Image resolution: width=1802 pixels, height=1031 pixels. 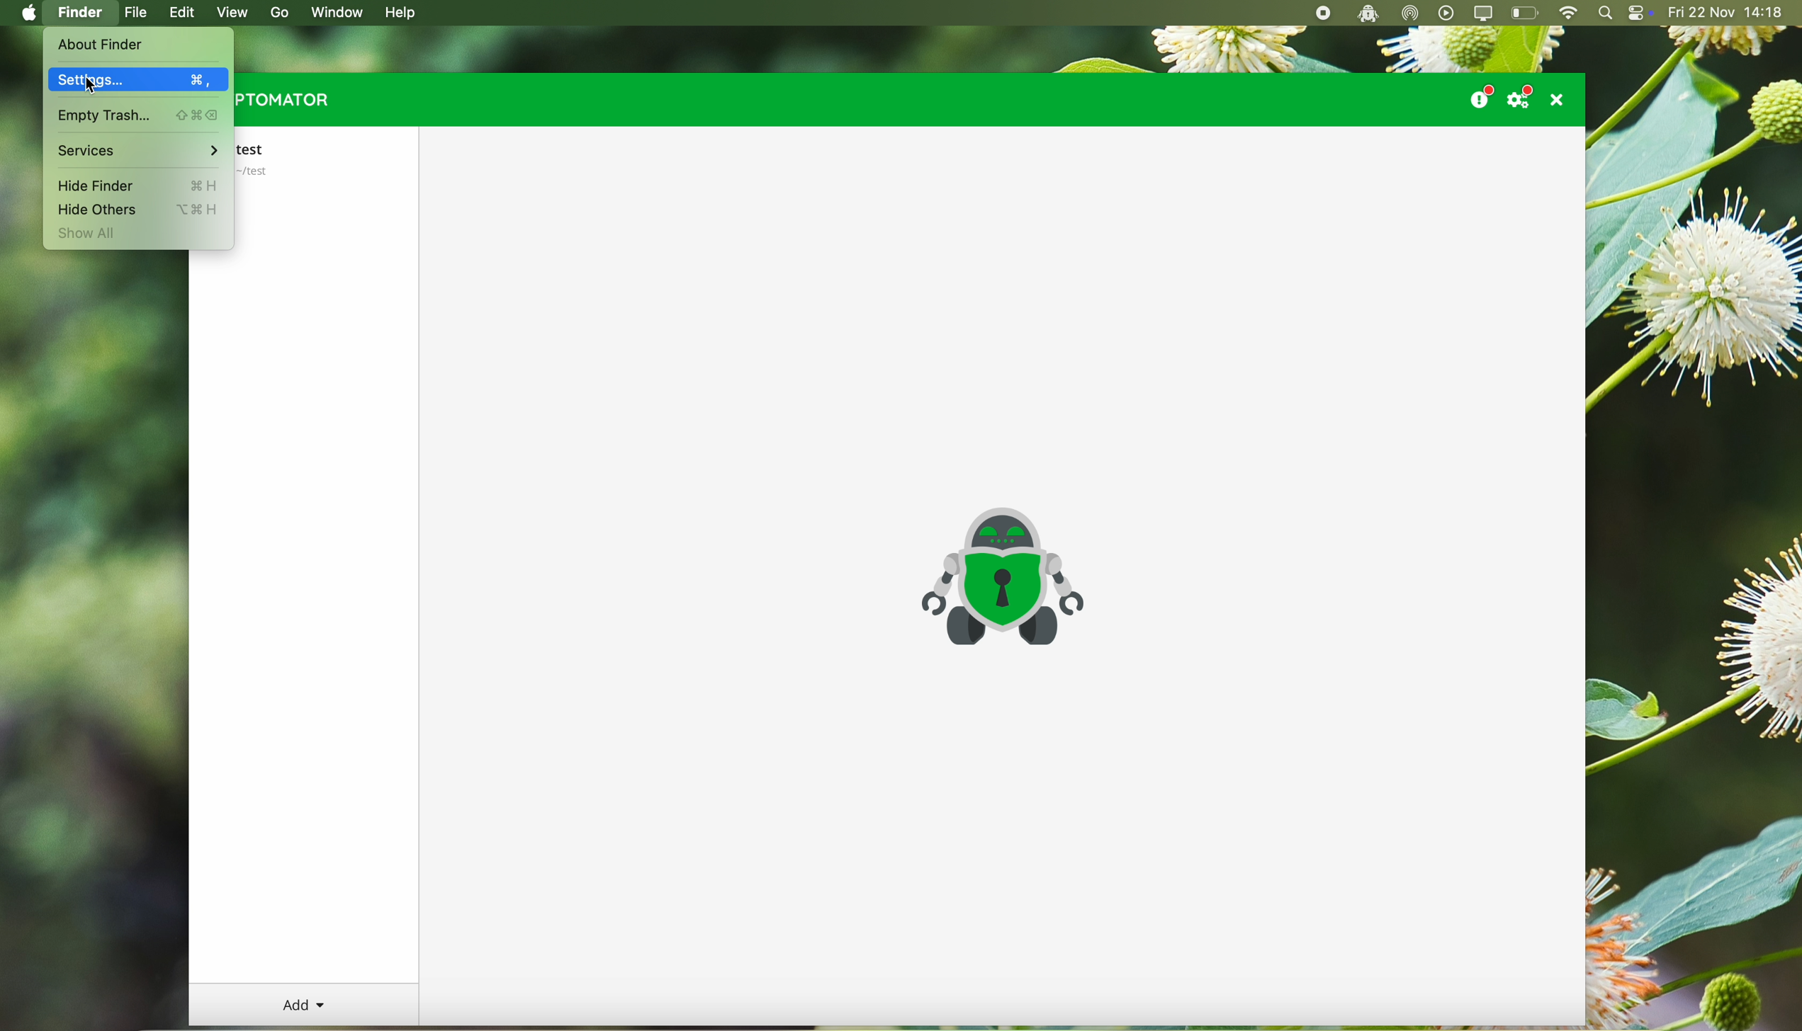 What do you see at coordinates (101, 45) in the screenshot?
I see `about finder` at bounding box center [101, 45].